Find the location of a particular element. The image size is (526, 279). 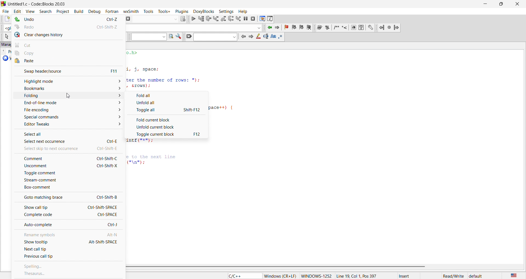

jump backward is located at coordinates (270, 27).